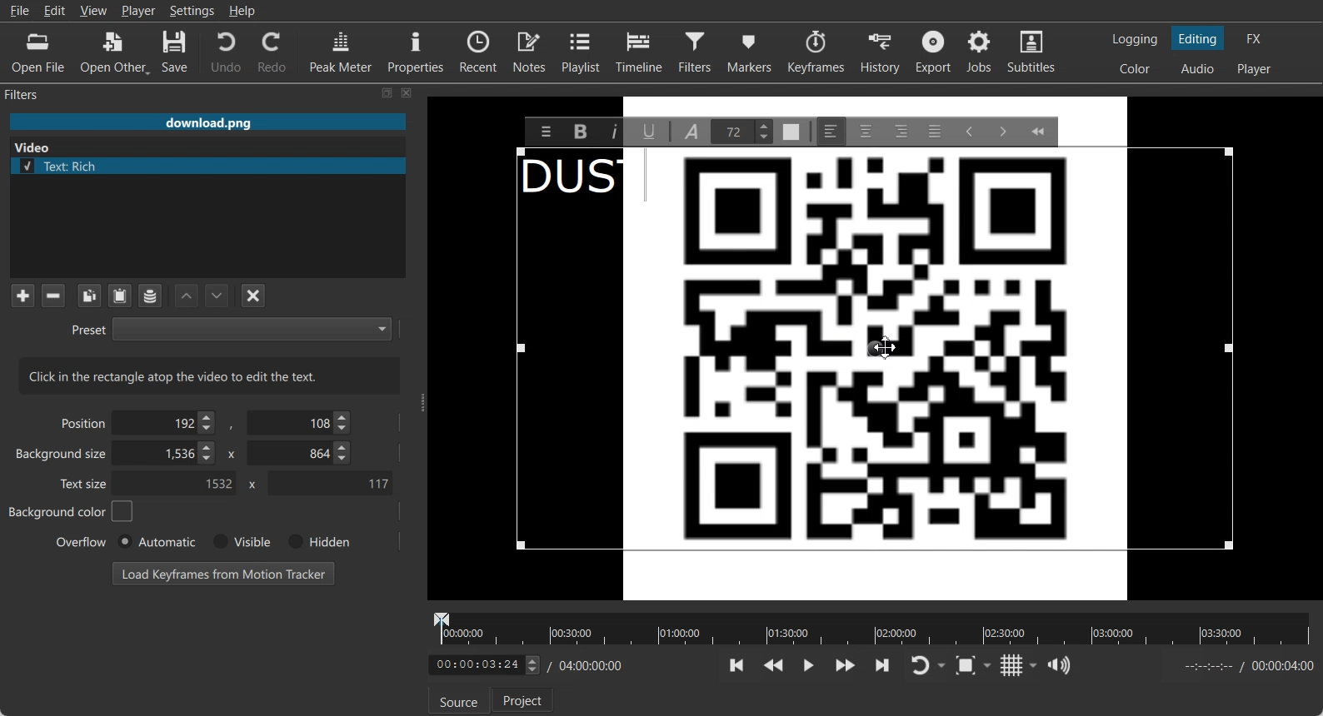 The width and height of the screenshot is (1323, 716). What do you see at coordinates (167, 455) in the screenshot?
I see `Background size X- Coordinate` at bounding box center [167, 455].